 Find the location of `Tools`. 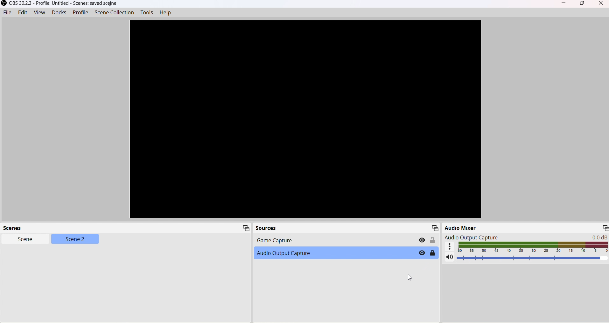

Tools is located at coordinates (148, 13).